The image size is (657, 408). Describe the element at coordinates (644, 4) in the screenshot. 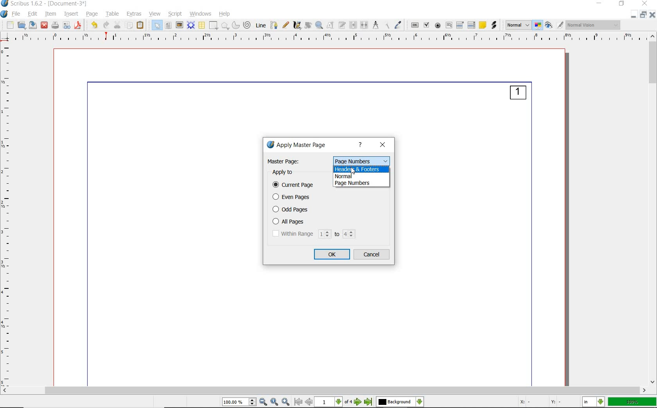

I see `close` at that location.